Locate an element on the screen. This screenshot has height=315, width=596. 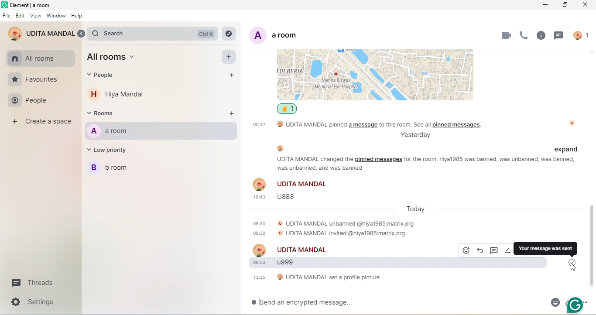
Element | a room is located at coordinates (31, 5).